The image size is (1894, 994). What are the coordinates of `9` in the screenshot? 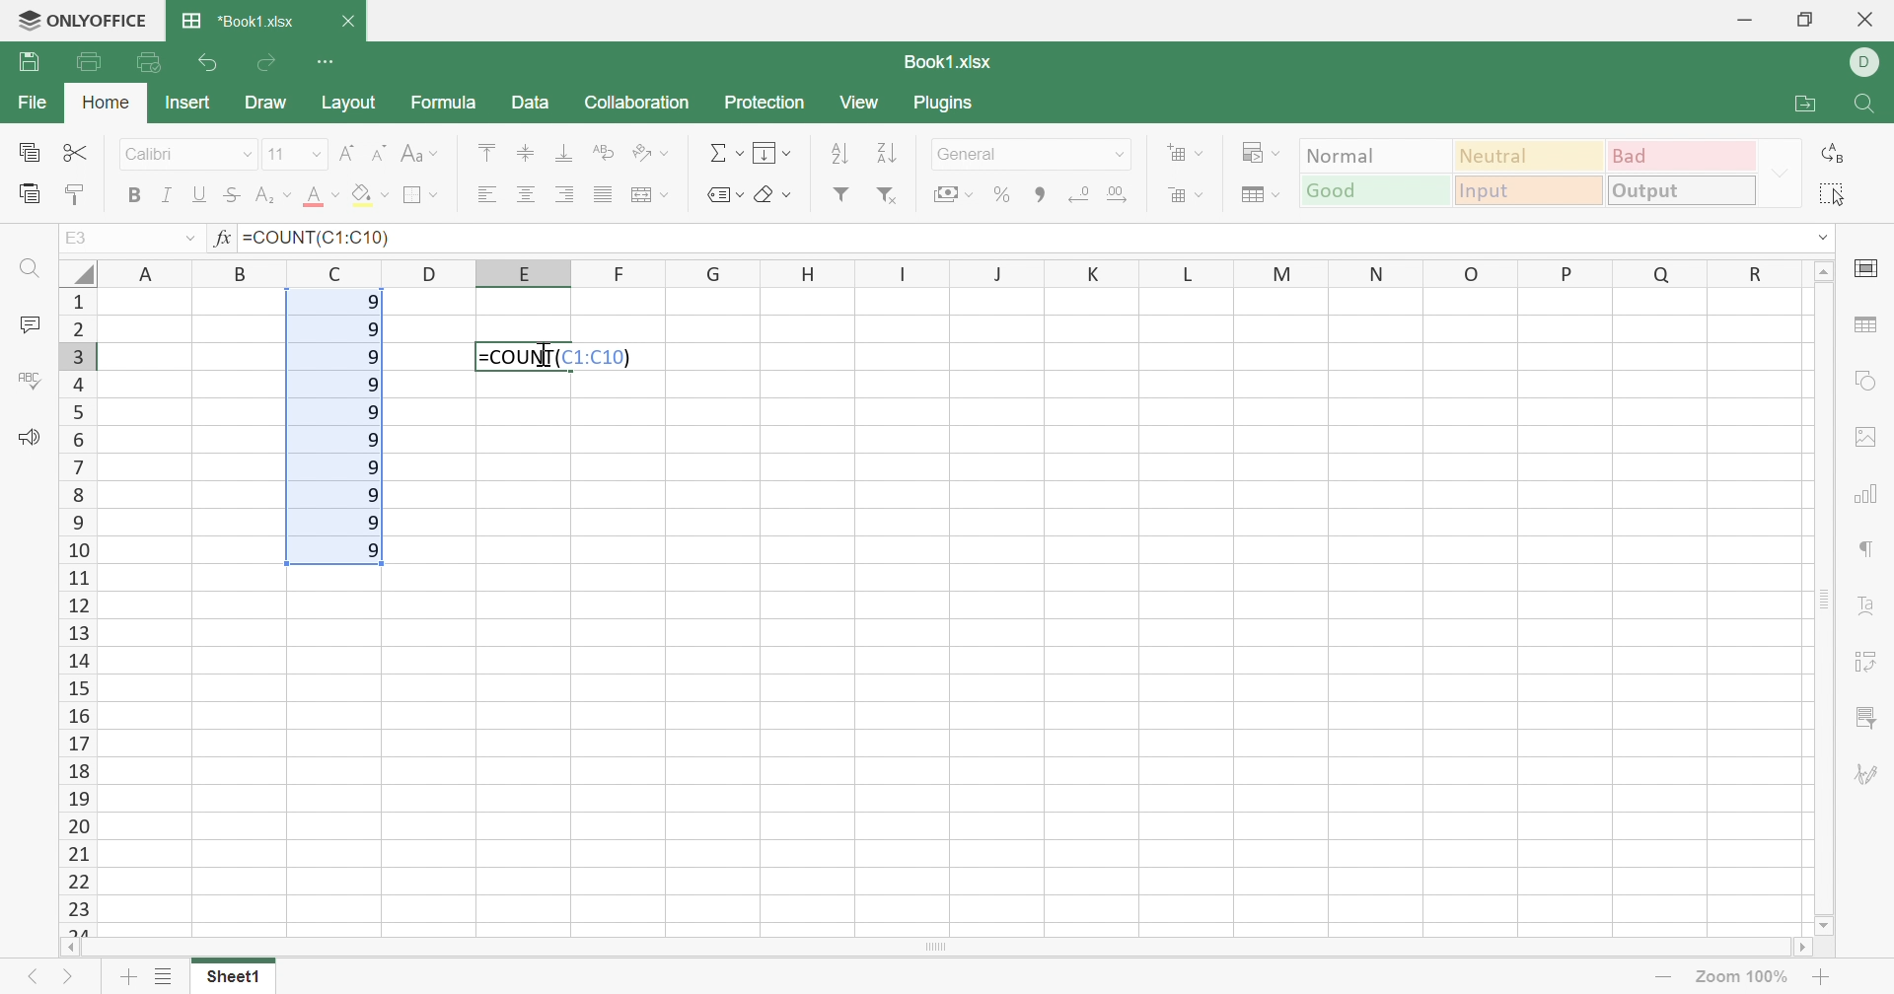 It's located at (374, 440).